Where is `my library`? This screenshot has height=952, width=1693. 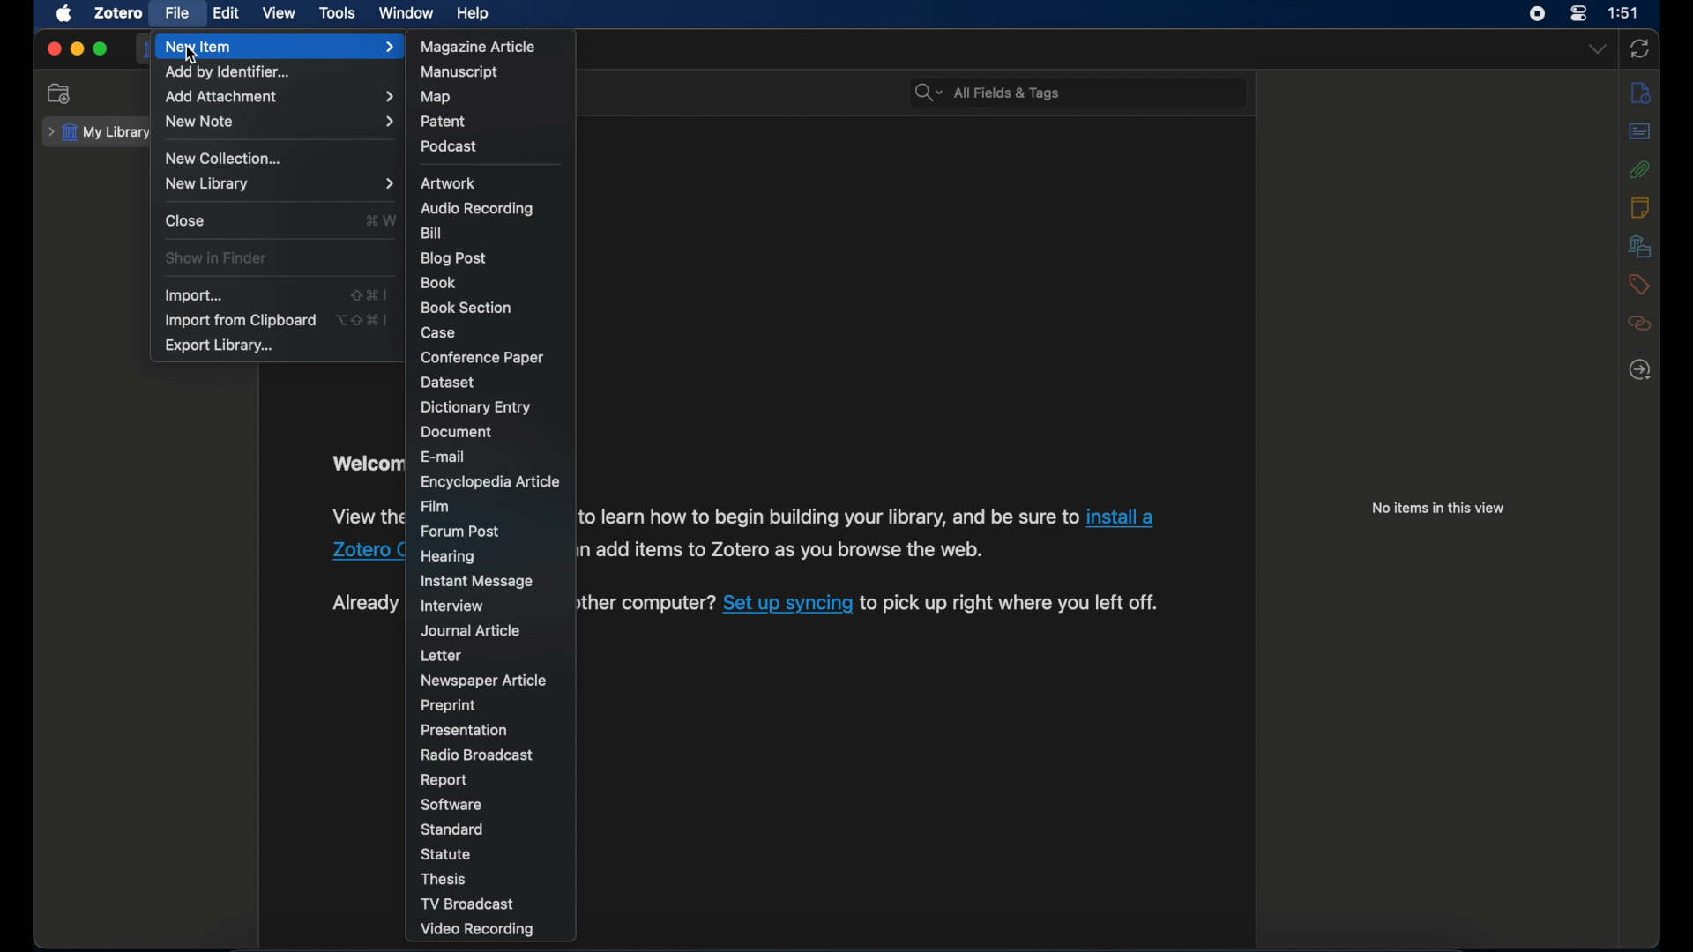
my library is located at coordinates (99, 133).